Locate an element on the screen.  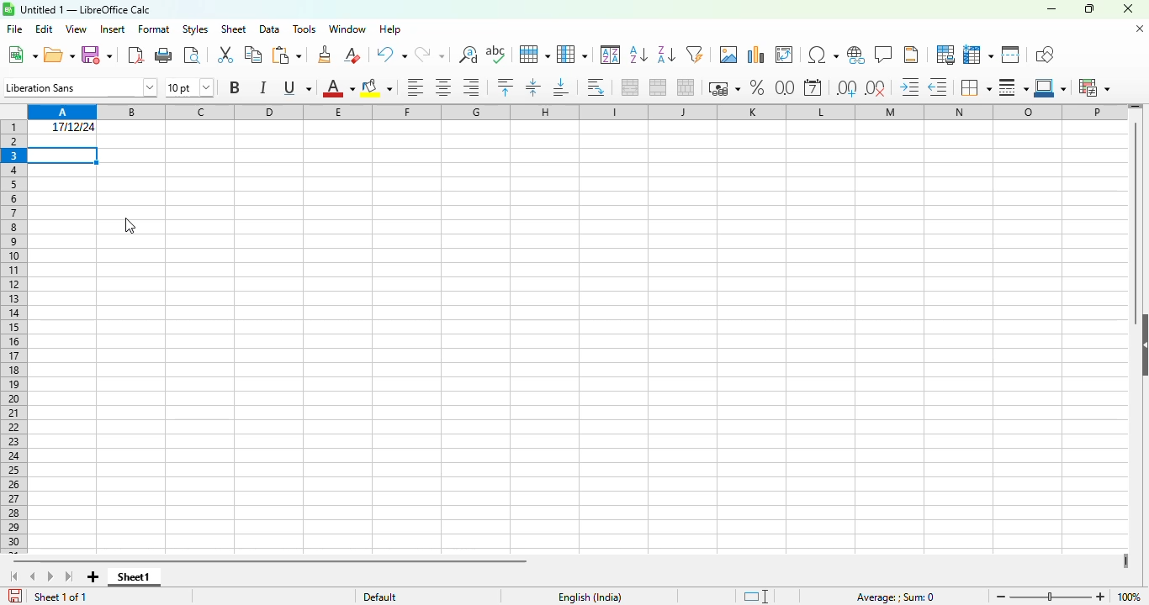
zoom factor is located at coordinates (1130, 597).